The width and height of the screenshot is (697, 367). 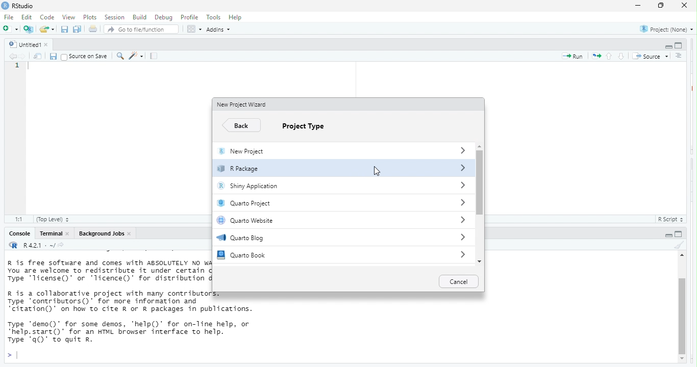 I want to click on dropdown, so click(x=462, y=238).